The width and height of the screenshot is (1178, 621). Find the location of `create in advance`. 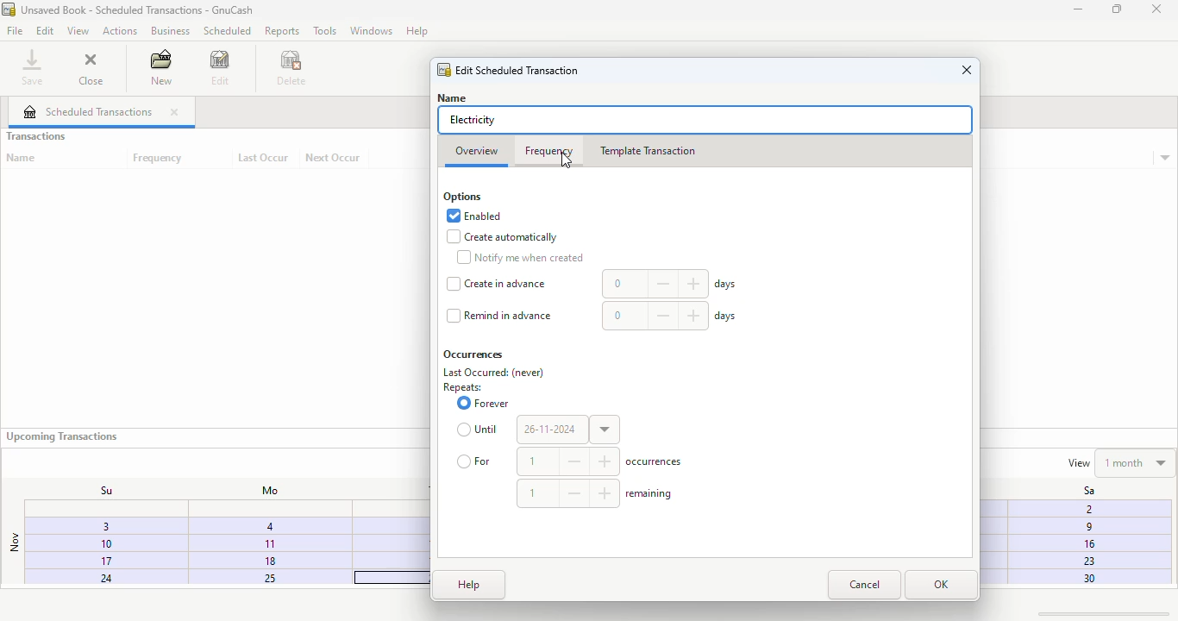

create in advance is located at coordinates (497, 284).